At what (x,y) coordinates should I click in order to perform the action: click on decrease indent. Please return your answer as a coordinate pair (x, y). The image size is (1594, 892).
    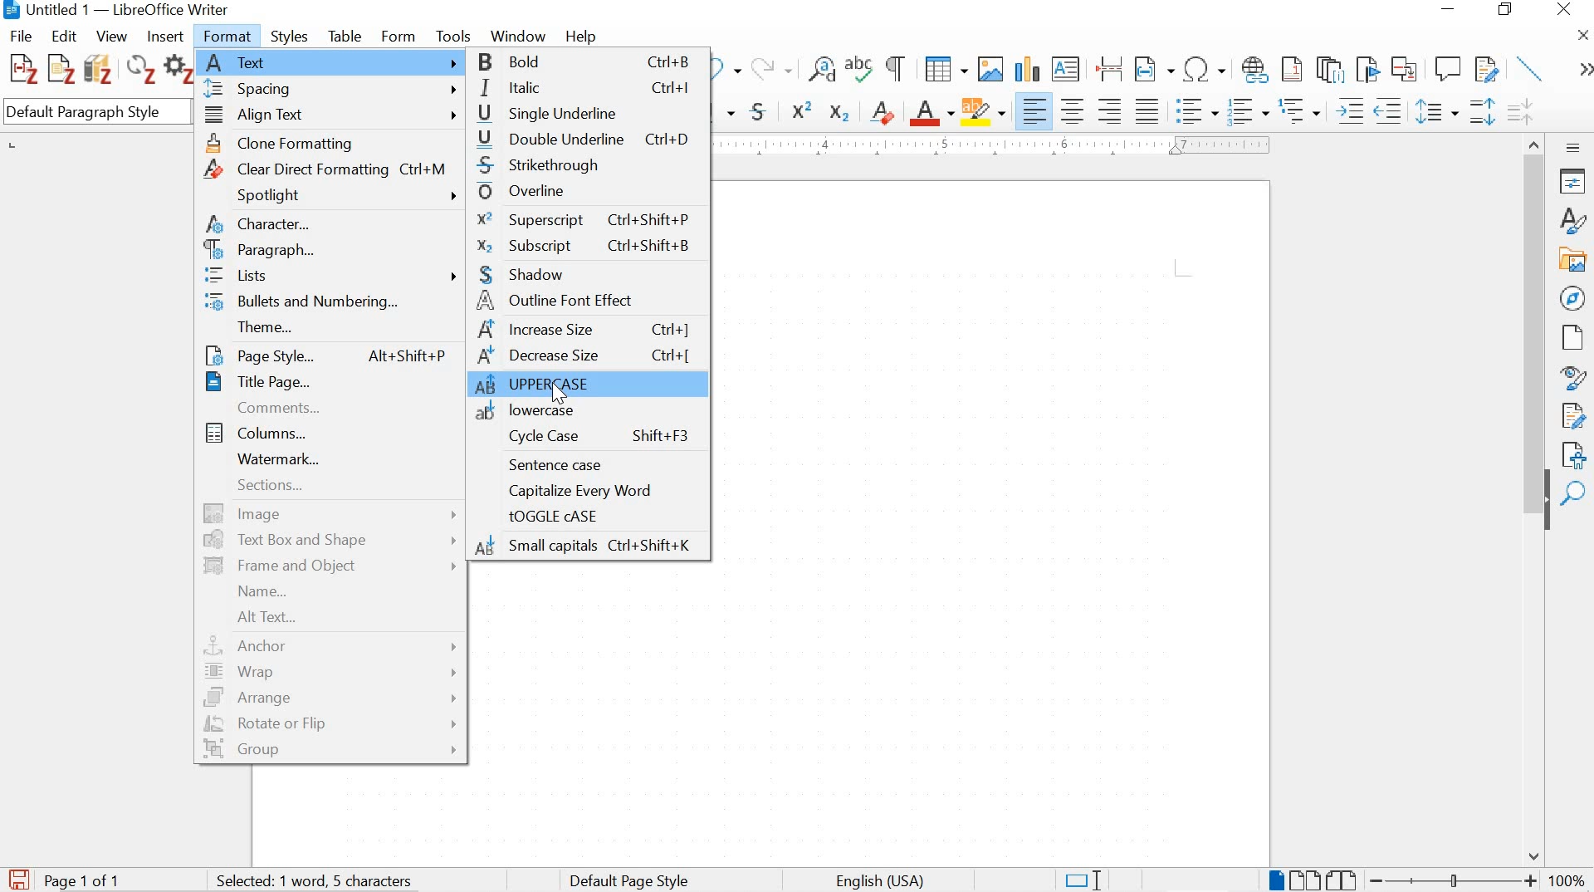
    Looking at the image, I should click on (1391, 110).